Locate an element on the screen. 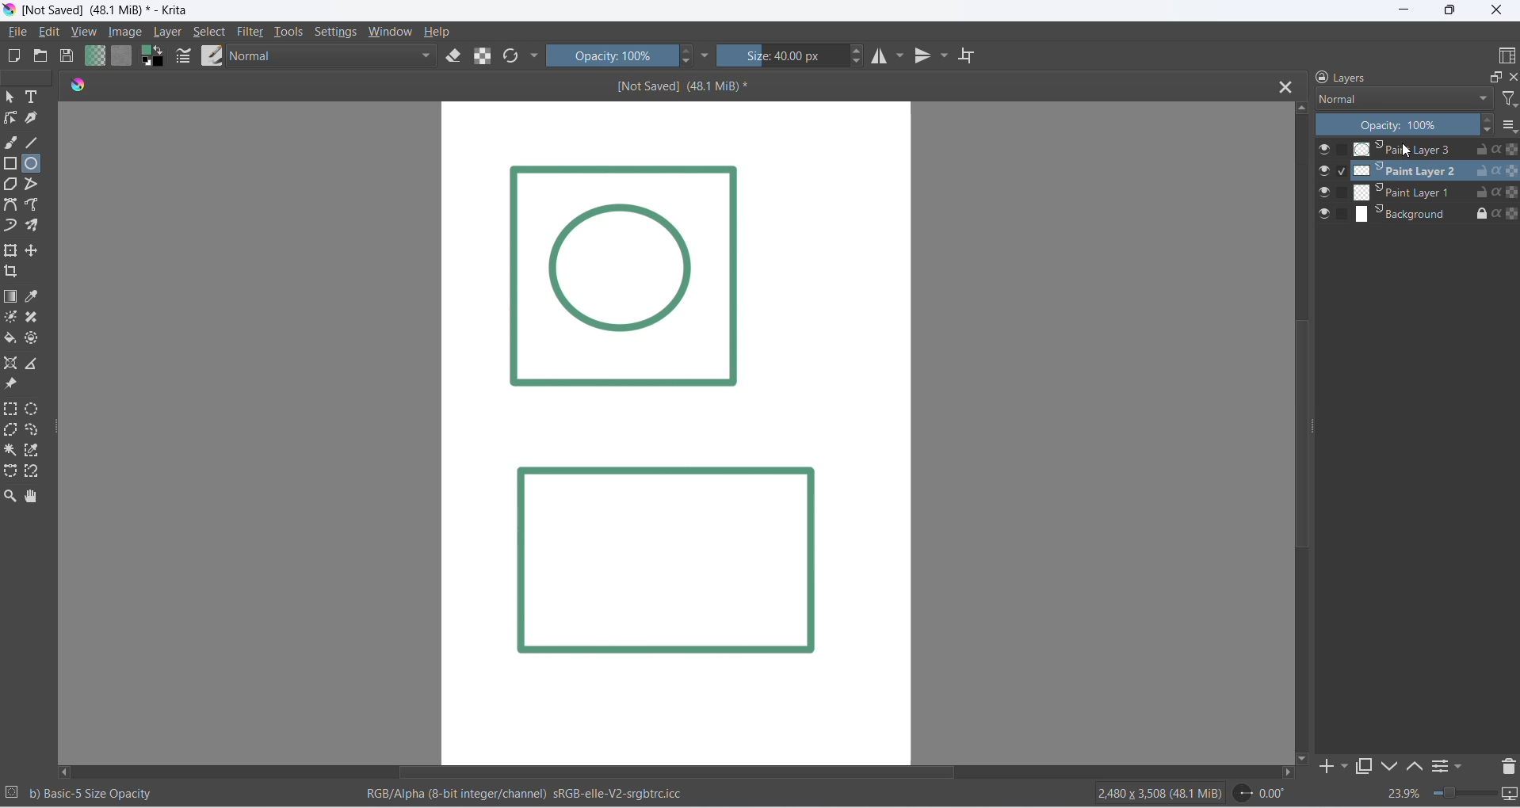 This screenshot has width=1520, height=808. [Not Saved] (48.1 Mib)* - Krita is located at coordinates (115, 11).